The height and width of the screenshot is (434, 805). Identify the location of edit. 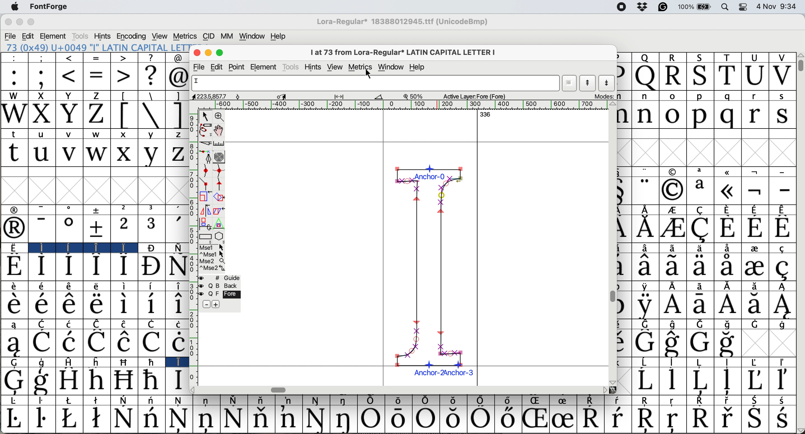
(218, 67).